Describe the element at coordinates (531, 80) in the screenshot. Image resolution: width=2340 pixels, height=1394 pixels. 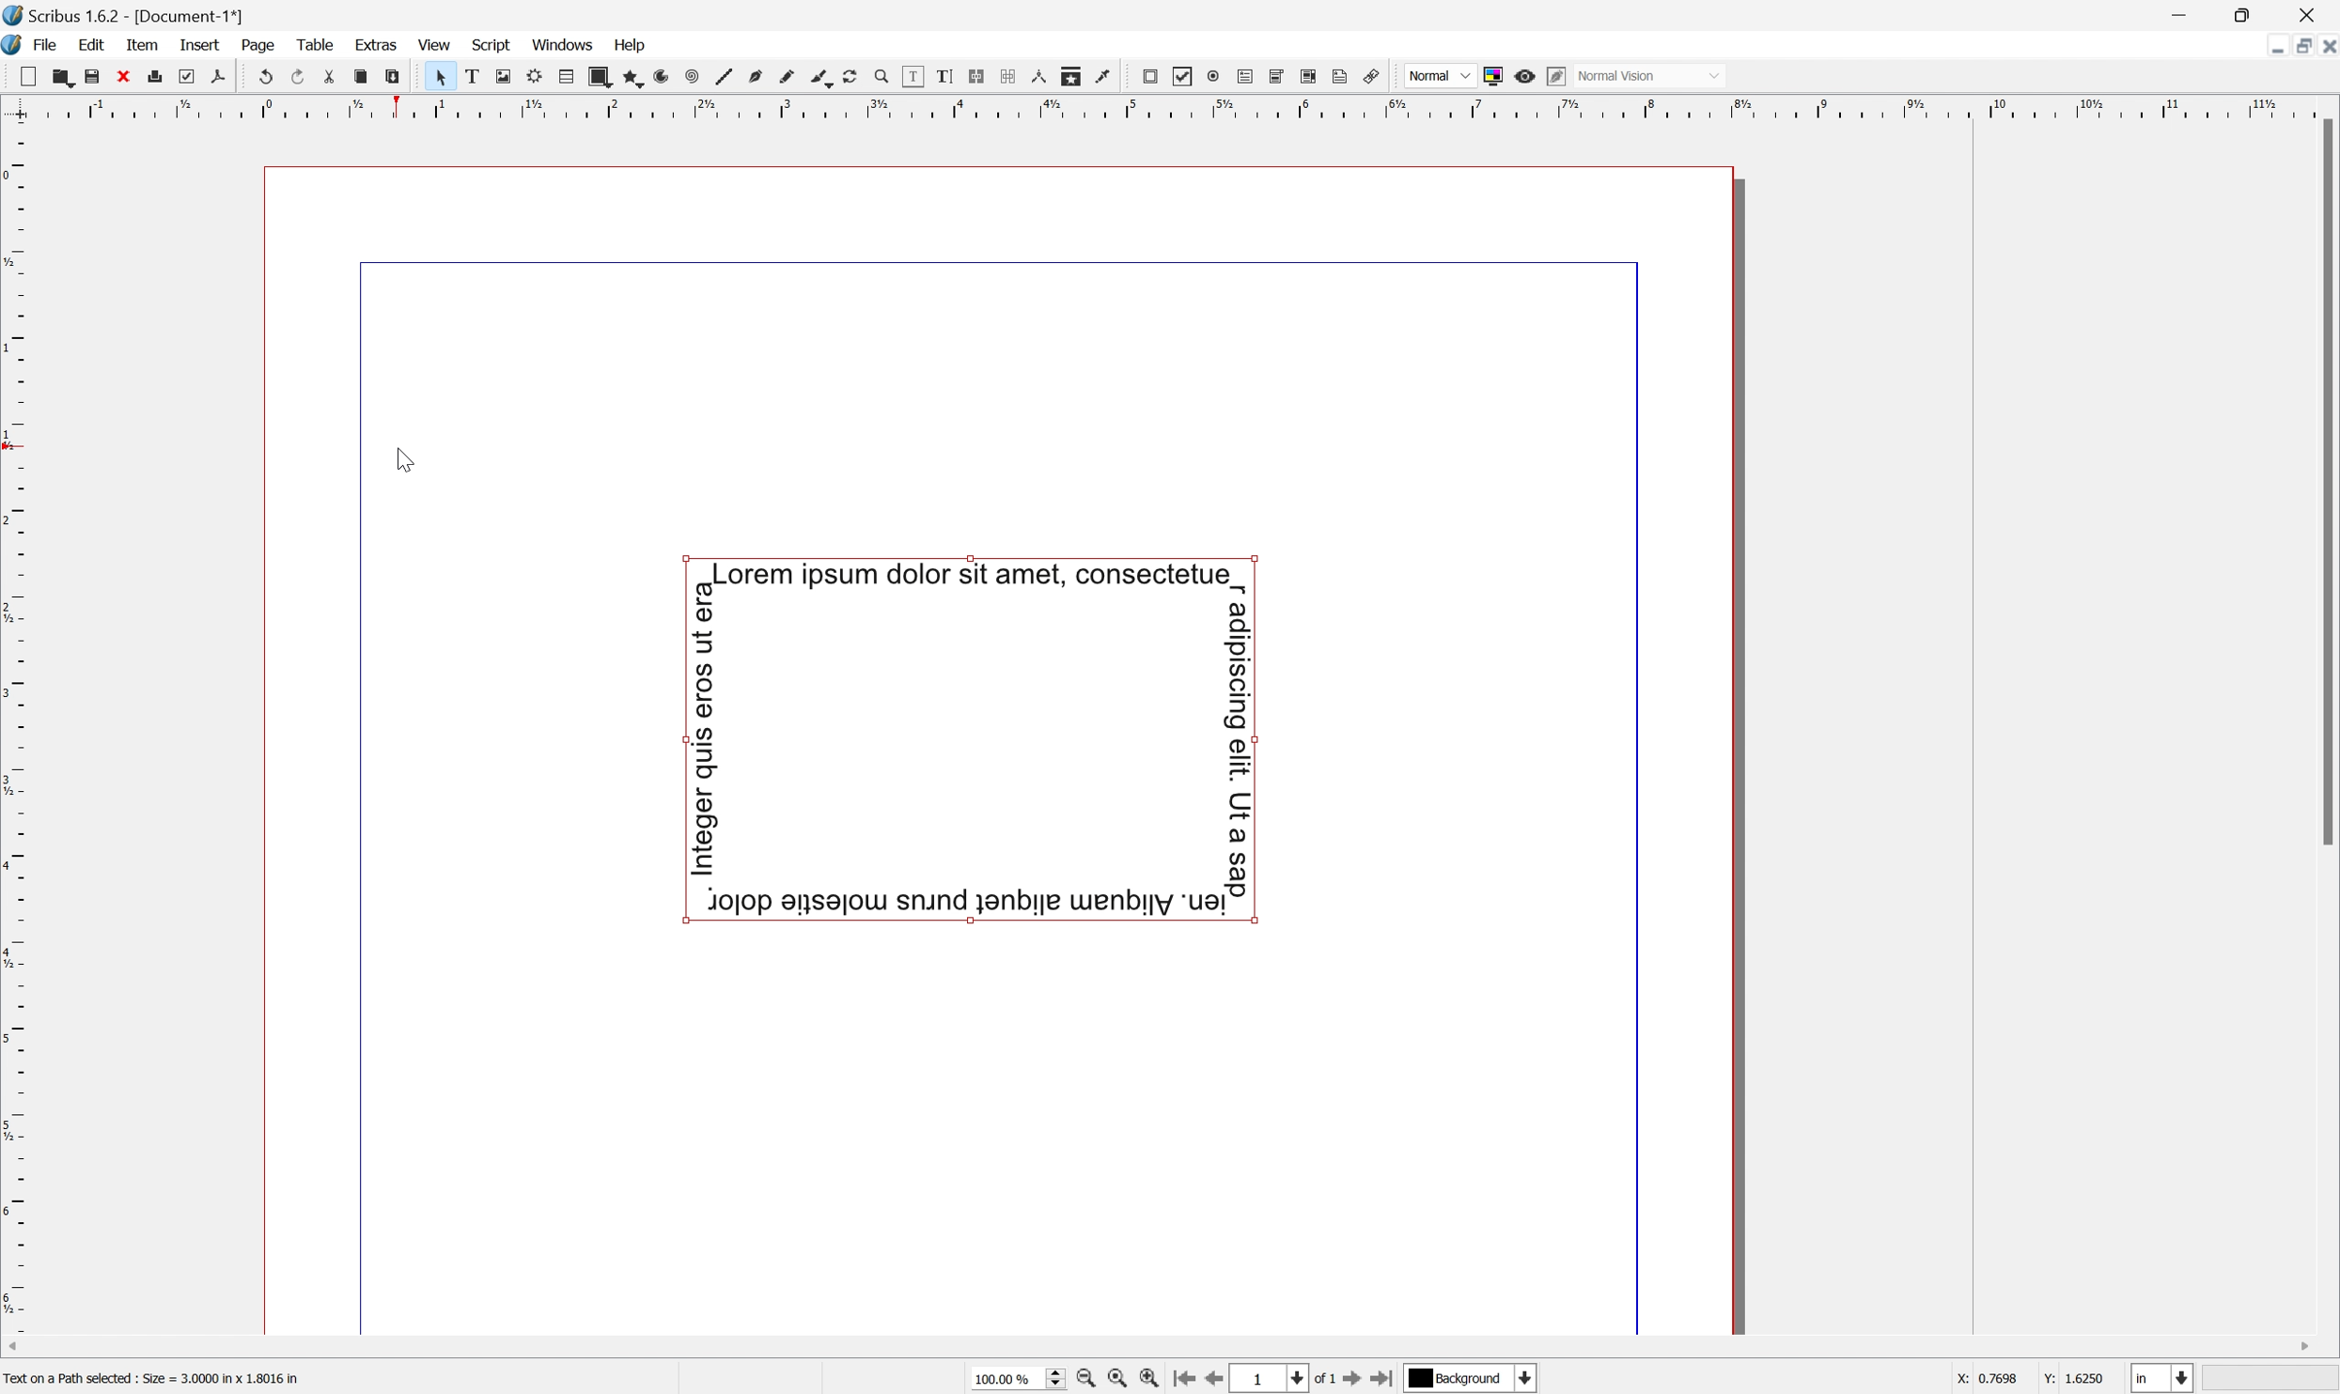
I see `Render frame` at that location.